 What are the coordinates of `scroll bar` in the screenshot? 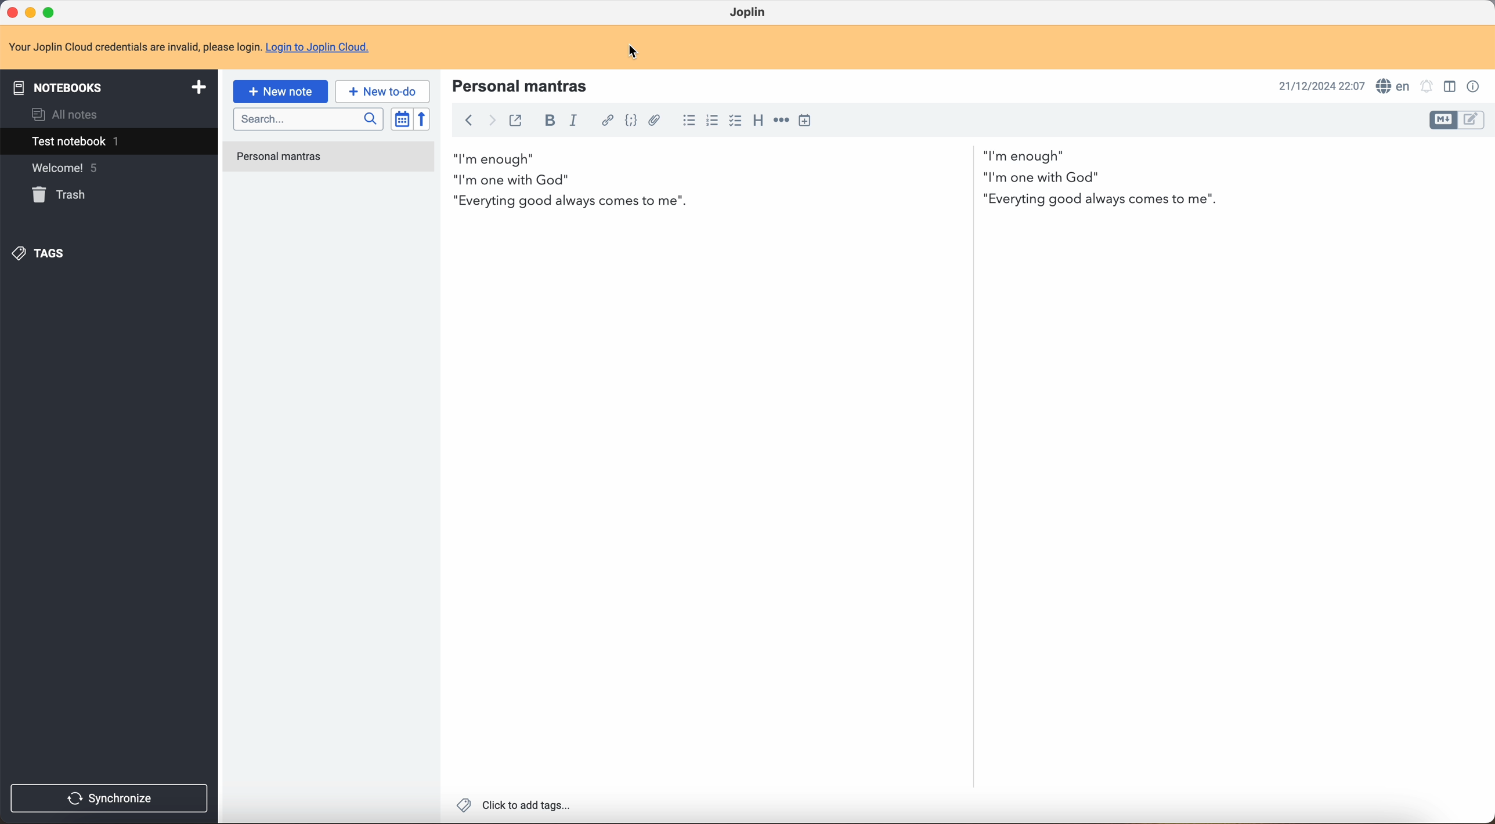 It's located at (971, 231).